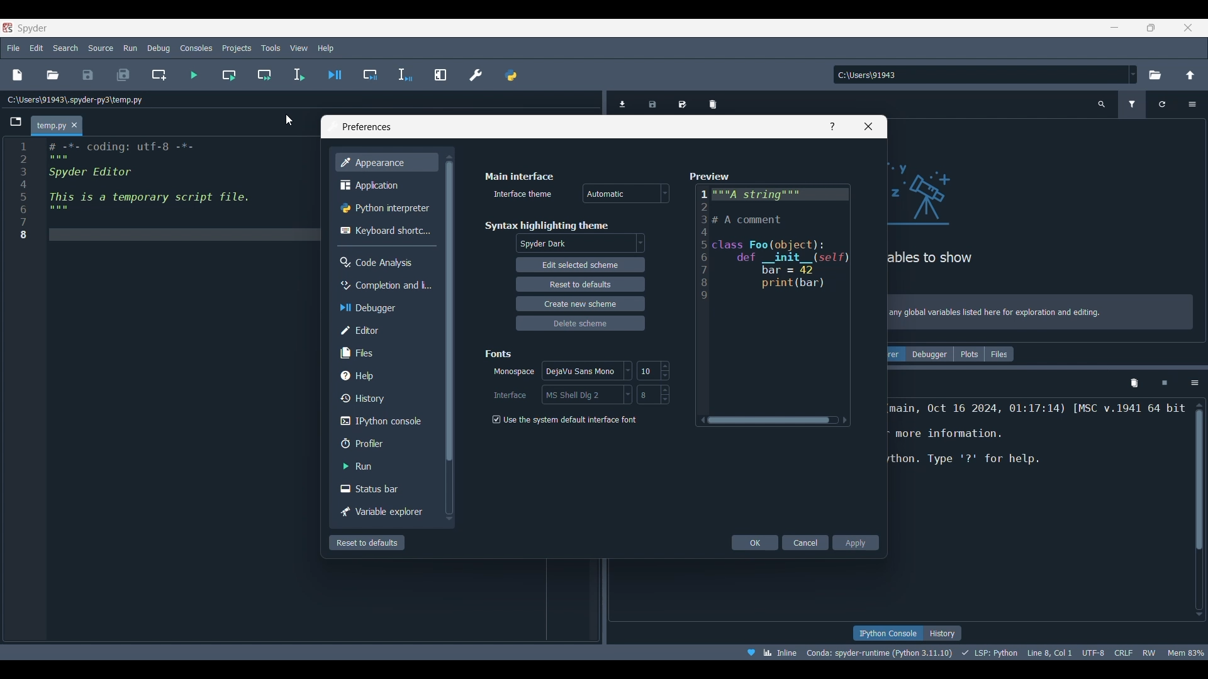  Describe the element at coordinates (805, 543) in the screenshot. I see `Cancel` at that location.